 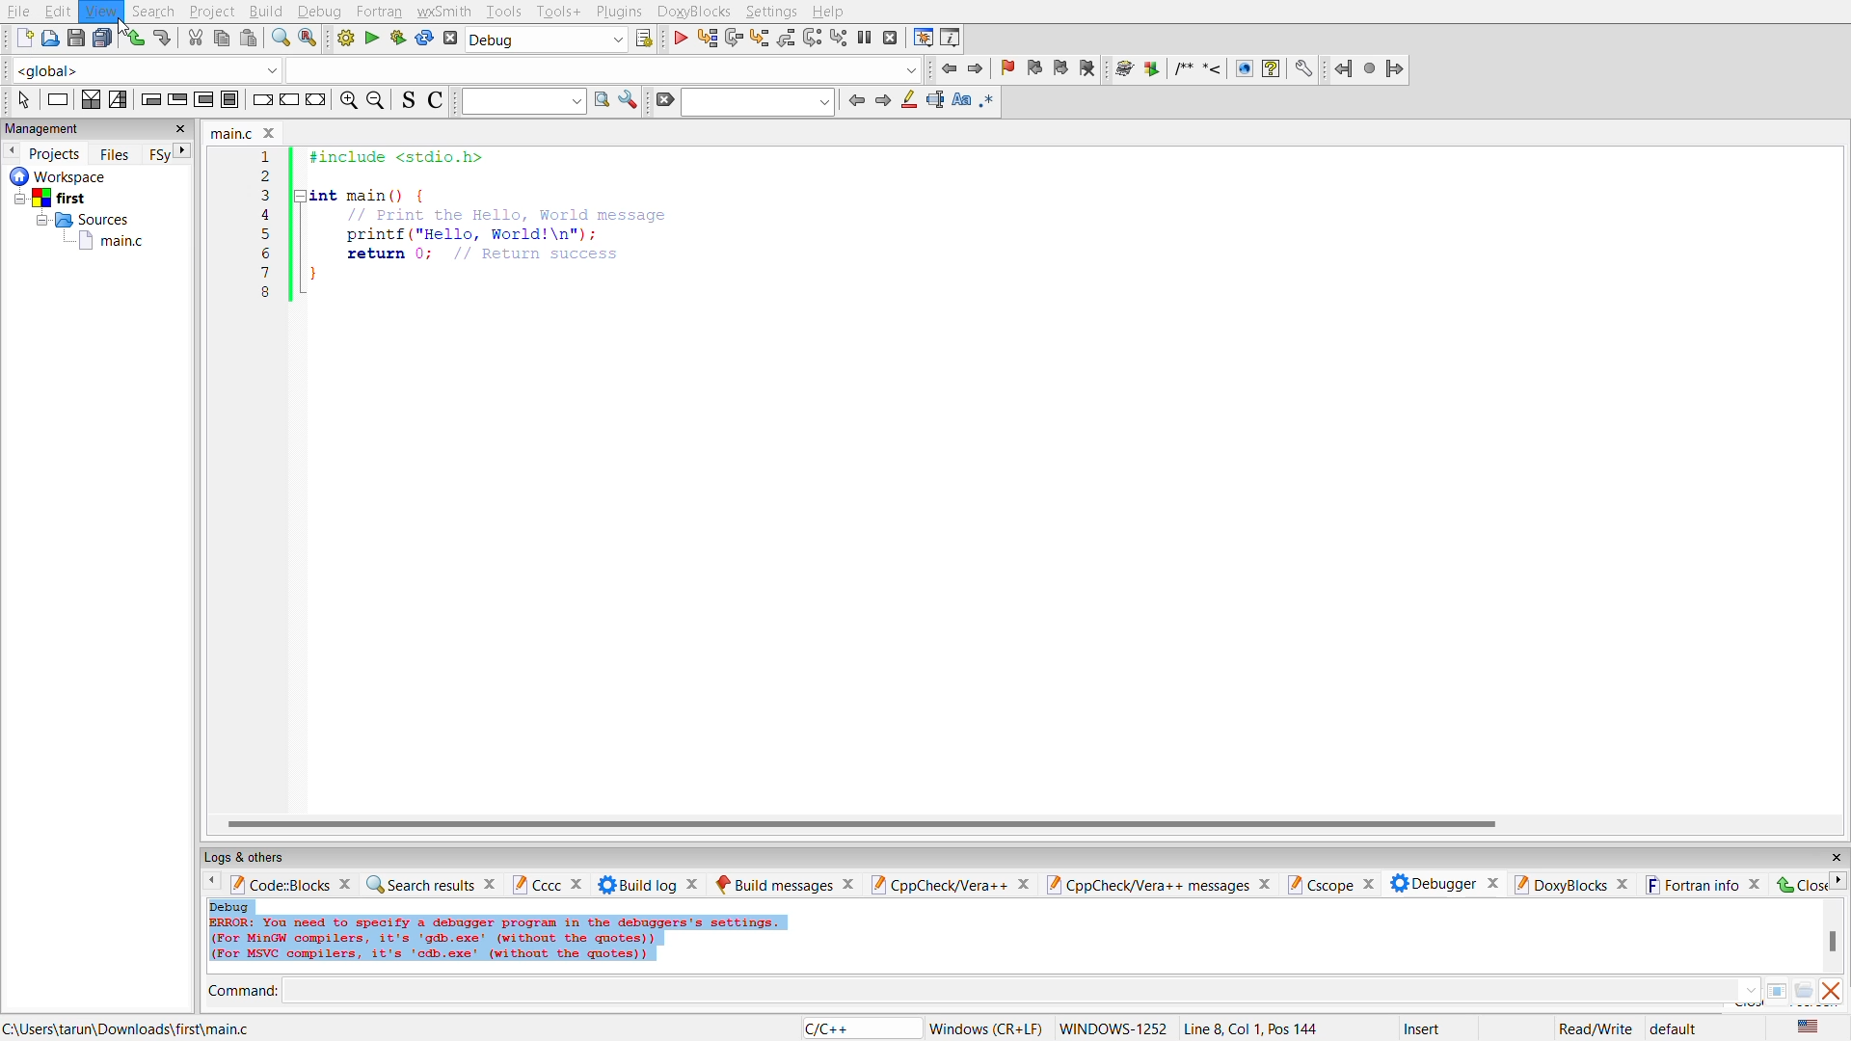 I want to click on logs and others, so click(x=258, y=857).